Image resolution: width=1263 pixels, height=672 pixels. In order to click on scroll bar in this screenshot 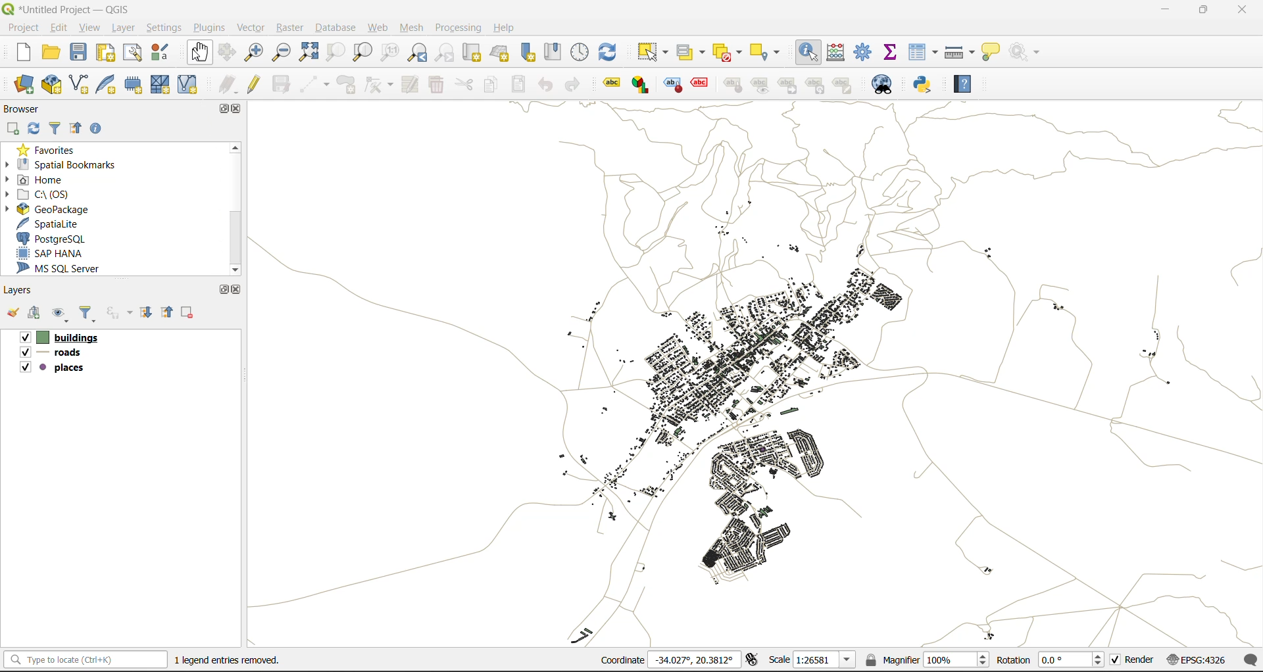, I will do `click(240, 206)`.